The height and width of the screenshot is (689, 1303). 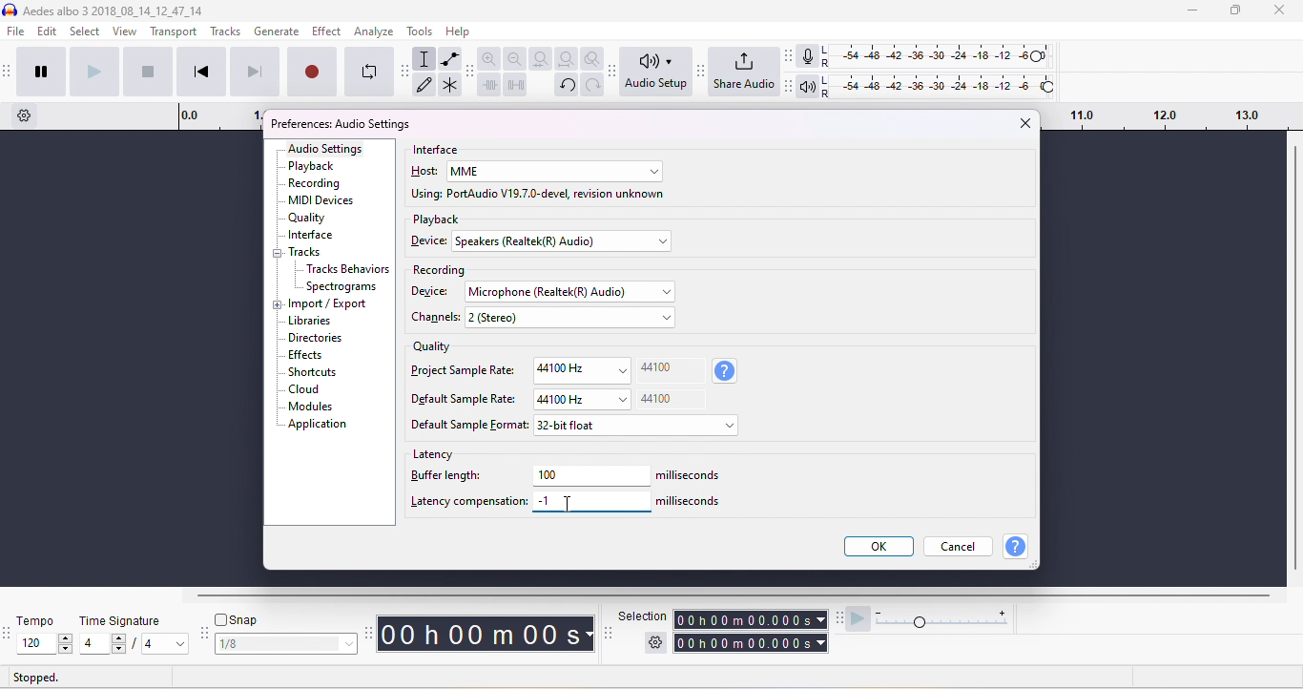 I want to click on help, so click(x=458, y=31).